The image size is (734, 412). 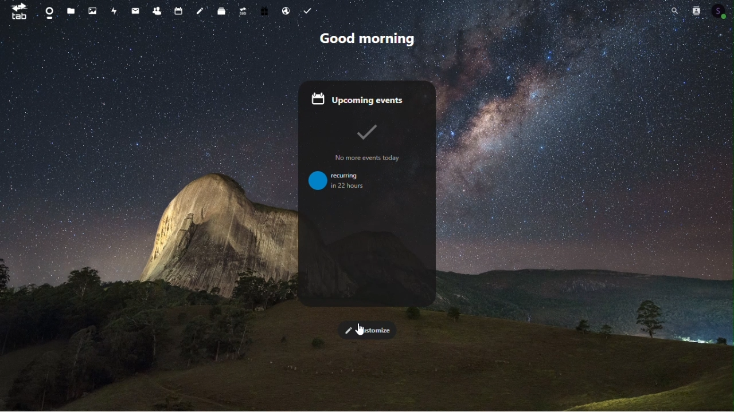 What do you see at coordinates (243, 10) in the screenshot?
I see `Upgrade` at bounding box center [243, 10].